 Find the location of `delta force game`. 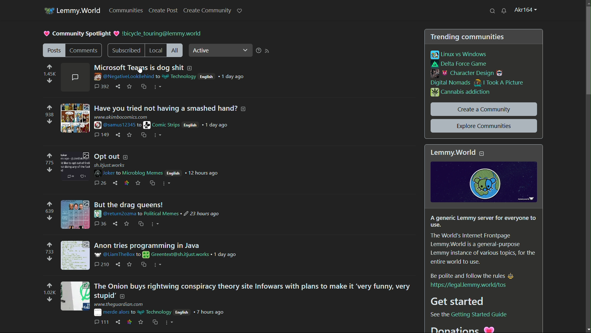

delta force game is located at coordinates (460, 64).